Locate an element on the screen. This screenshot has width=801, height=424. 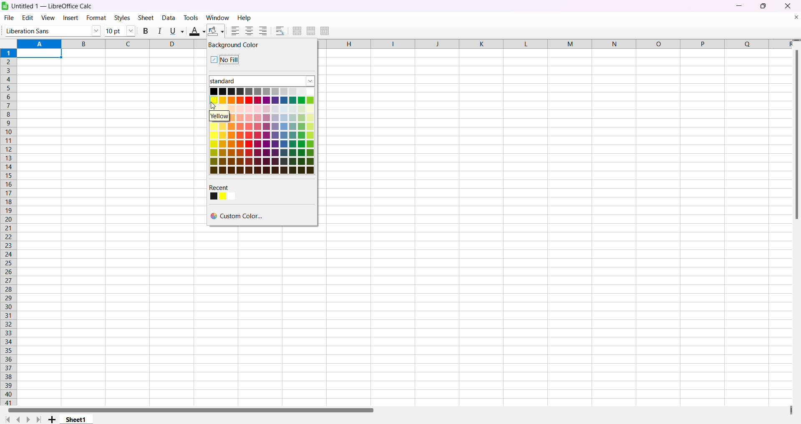
color option is located at coordinates (260, 131).